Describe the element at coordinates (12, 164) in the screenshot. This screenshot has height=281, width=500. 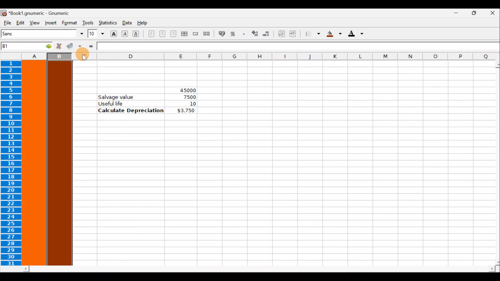
I see `Rows` at that location.